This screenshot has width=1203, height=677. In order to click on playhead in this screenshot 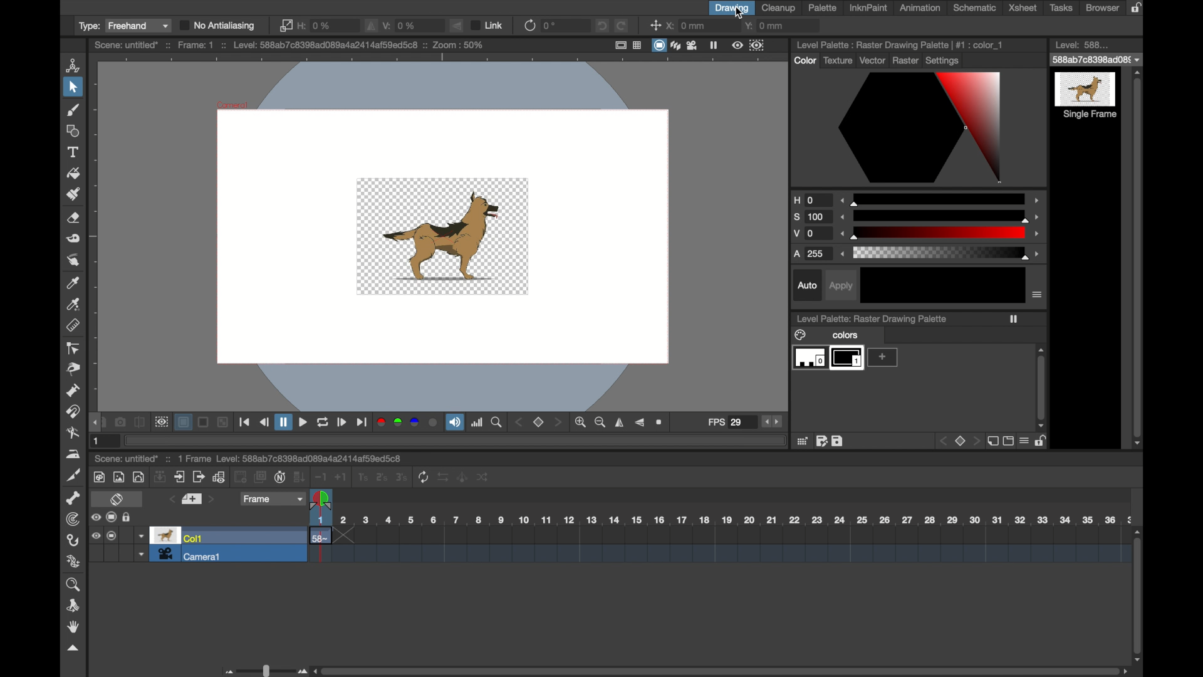, I will do `click(322, 500)`.